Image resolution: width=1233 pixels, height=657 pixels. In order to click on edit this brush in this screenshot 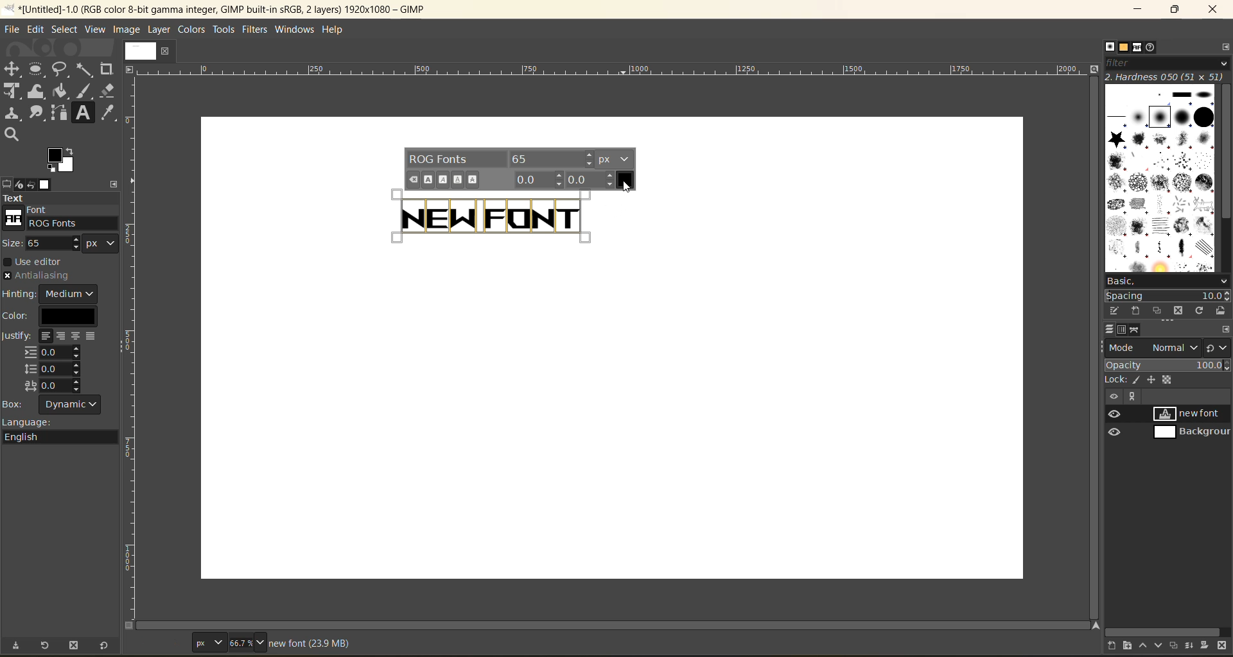, I will do `click(1117, 309)`.